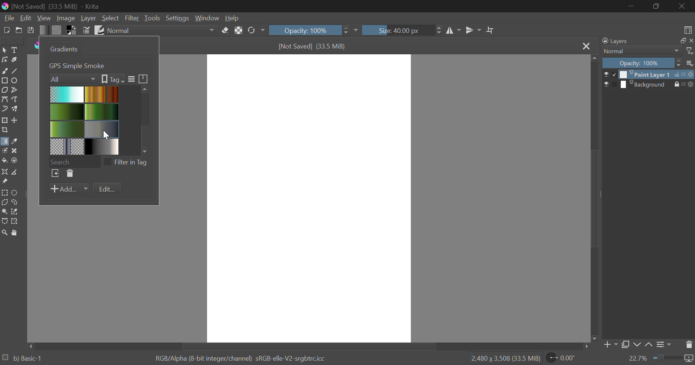  What do you see at coordinates (108, 135) in the screenshot?
I see `cursor` at bounding box center [108, 135].